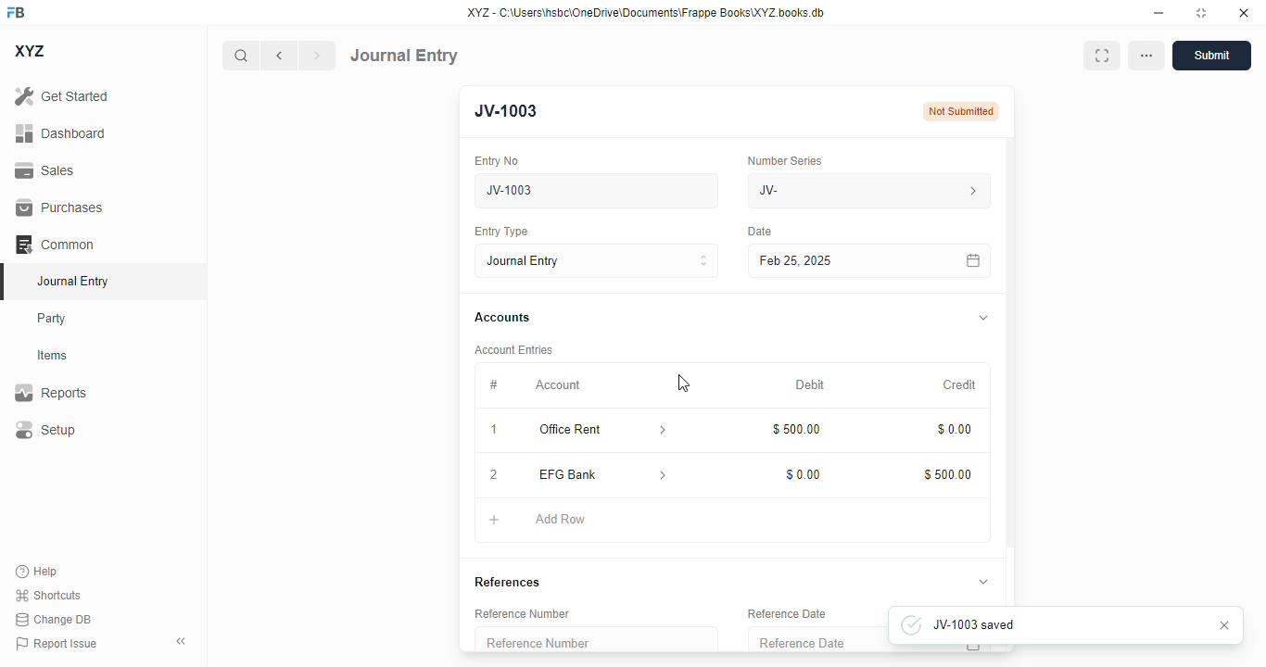 The image size is (1266, 667). I want to click on FB logo, so click(16, 11).